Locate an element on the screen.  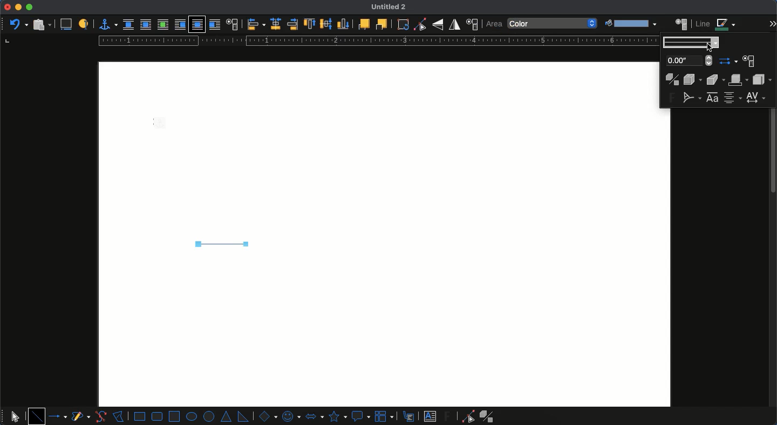
fontwork character spacing is located at coordinates (755, 97).